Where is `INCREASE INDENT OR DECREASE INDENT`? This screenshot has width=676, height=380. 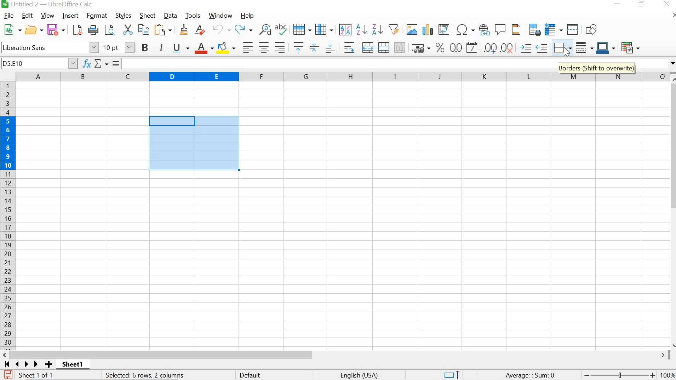 INCREASE INDENT OR DECREASE INDENT is located at coordinates (534, 48).